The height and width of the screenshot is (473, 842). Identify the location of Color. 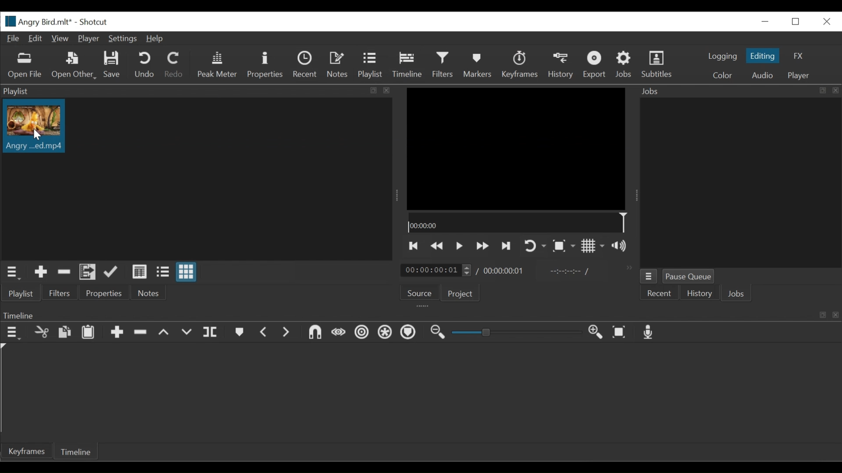
(722, 74).